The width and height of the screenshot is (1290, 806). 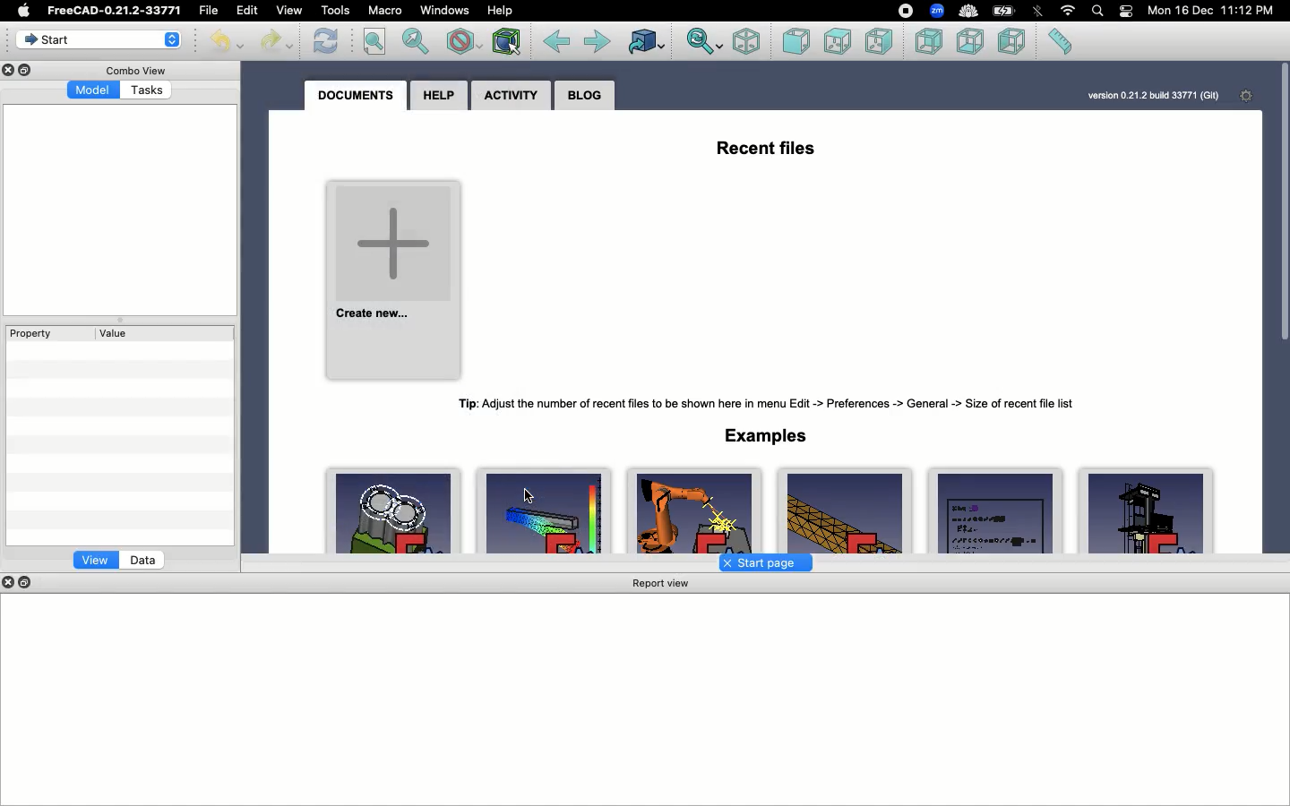 I want to click on Draw style, so click(x=463, y=44).